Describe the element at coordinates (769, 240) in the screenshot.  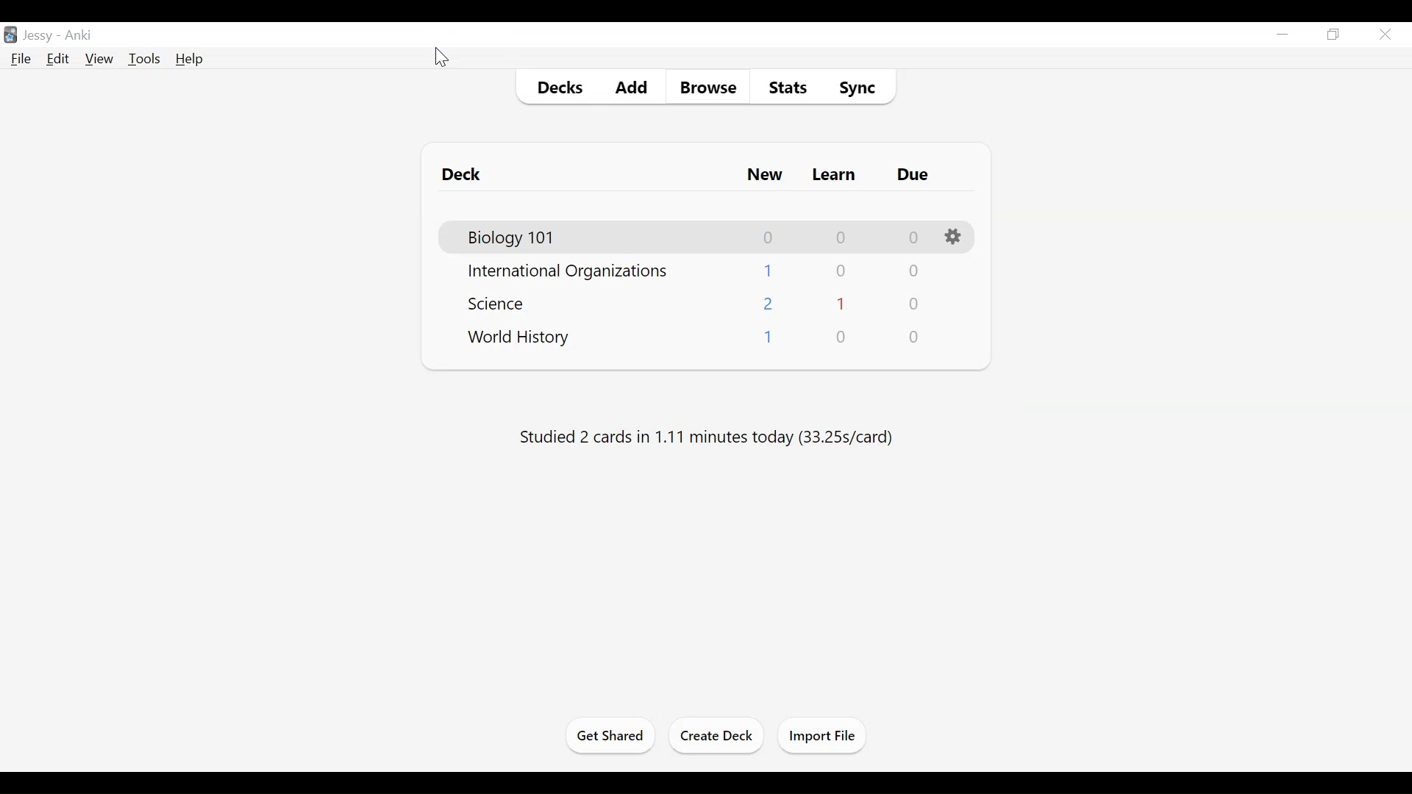
I see `New Card Count` at that location.